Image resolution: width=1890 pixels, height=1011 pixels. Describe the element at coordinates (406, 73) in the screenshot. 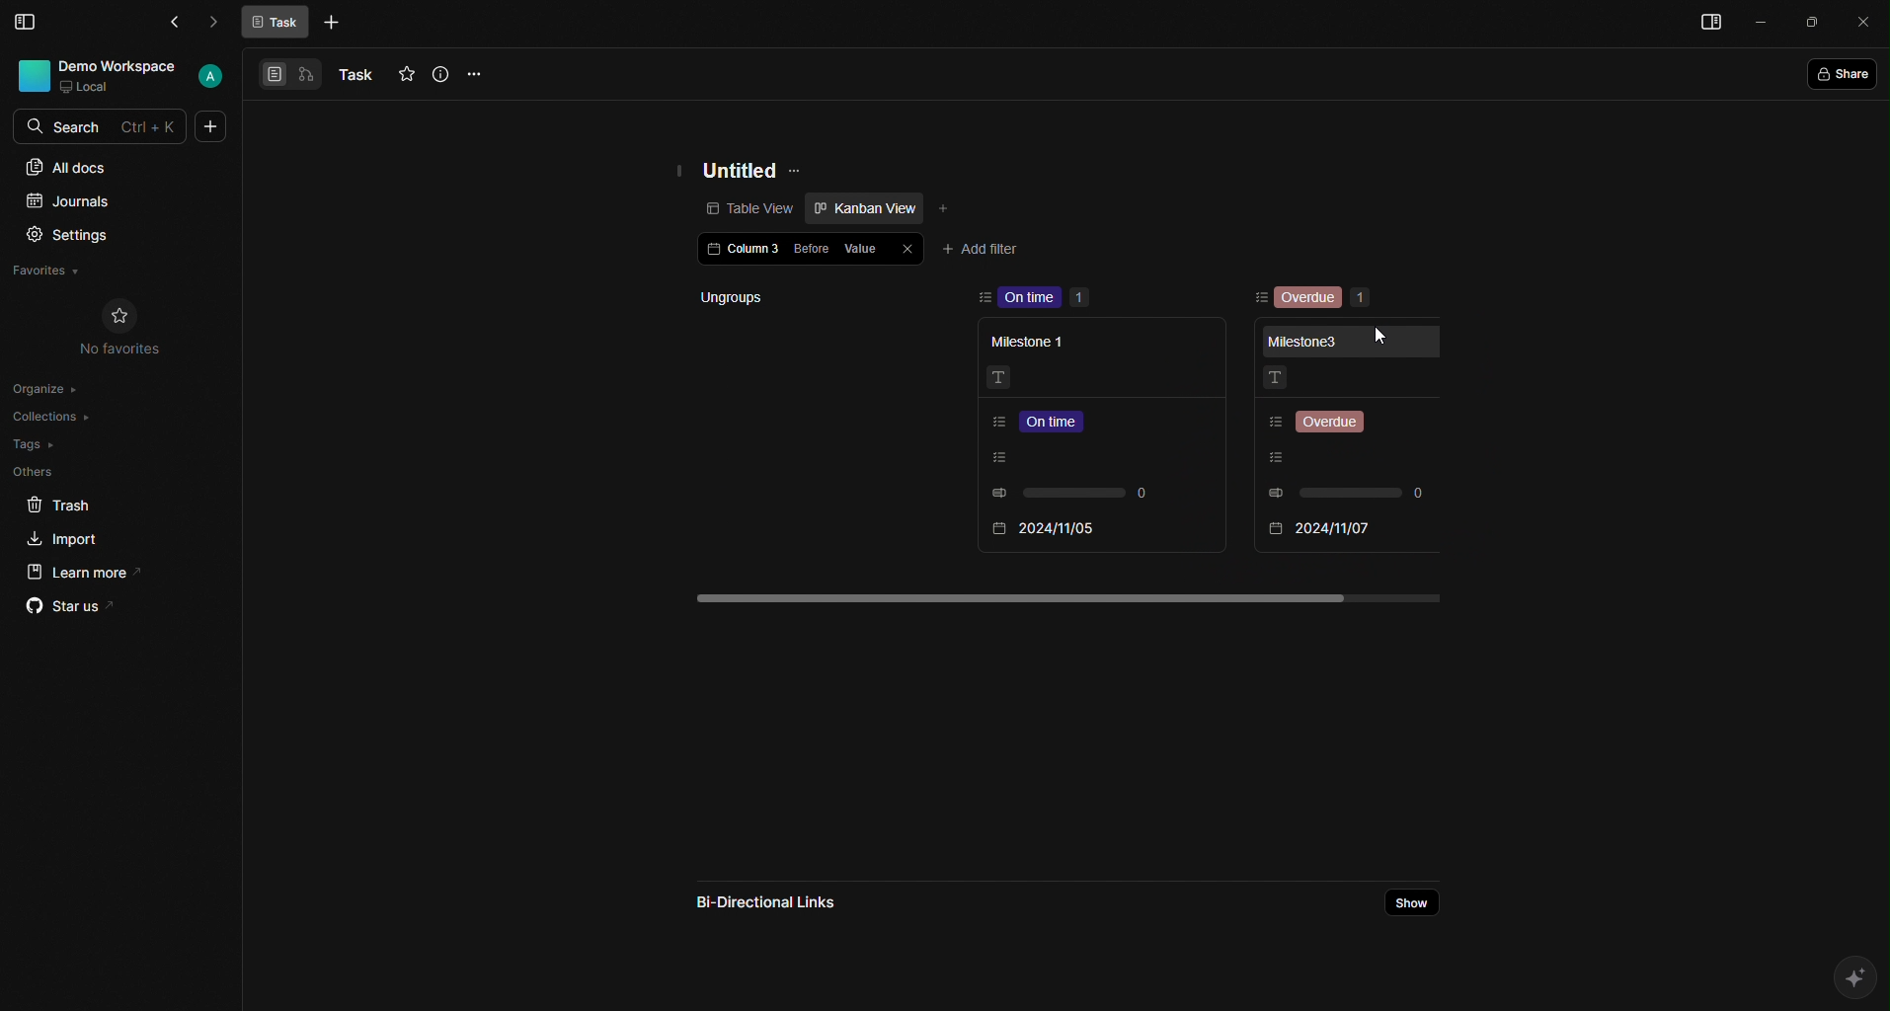

I see `Favourites` at that location.